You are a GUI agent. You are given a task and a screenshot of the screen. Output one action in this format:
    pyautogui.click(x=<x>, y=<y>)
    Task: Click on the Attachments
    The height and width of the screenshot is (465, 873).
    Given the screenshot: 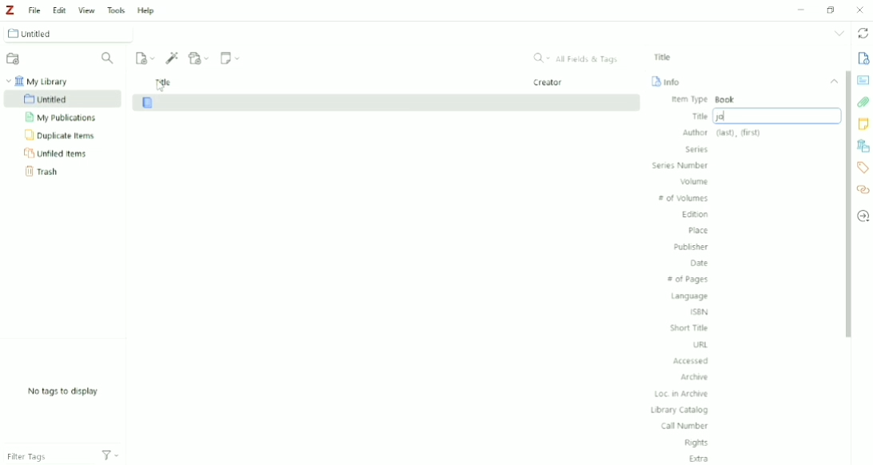 What is the action you would take?
    pyautogui.click(x=863, y=102)
    